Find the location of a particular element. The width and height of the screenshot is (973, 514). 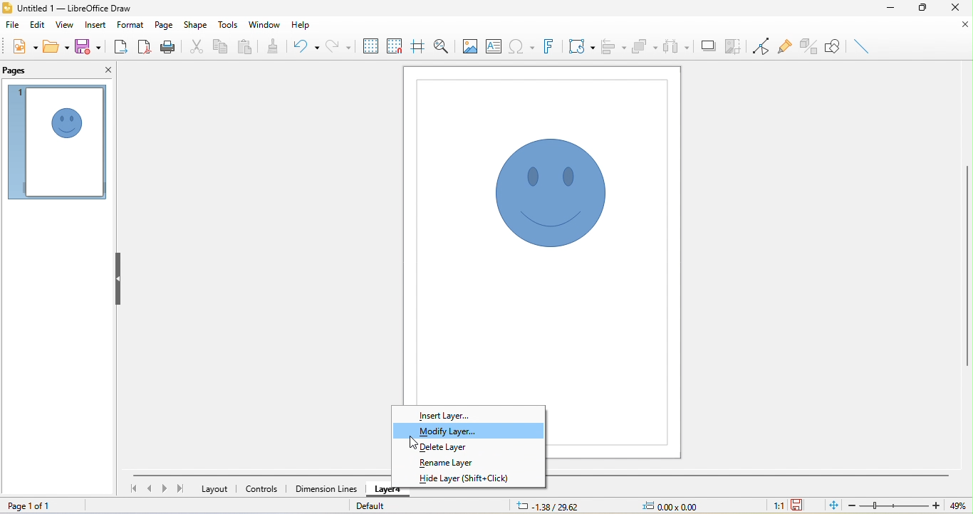

helpline while moving is located at coordinates (417, 46).